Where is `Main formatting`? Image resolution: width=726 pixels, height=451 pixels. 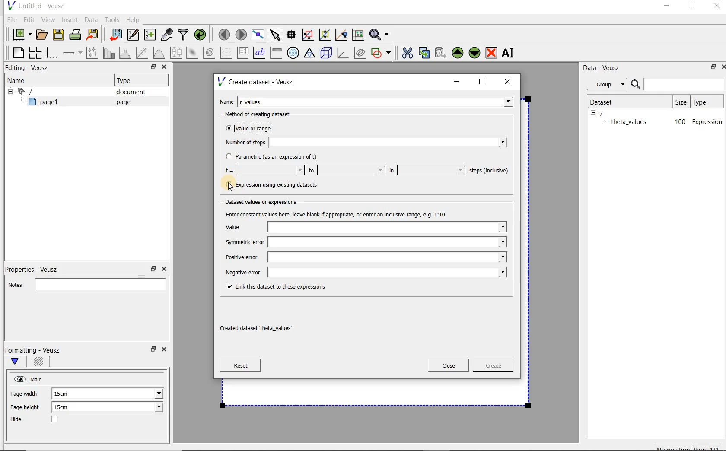 Main formatting is located at coordinates (19, 362).